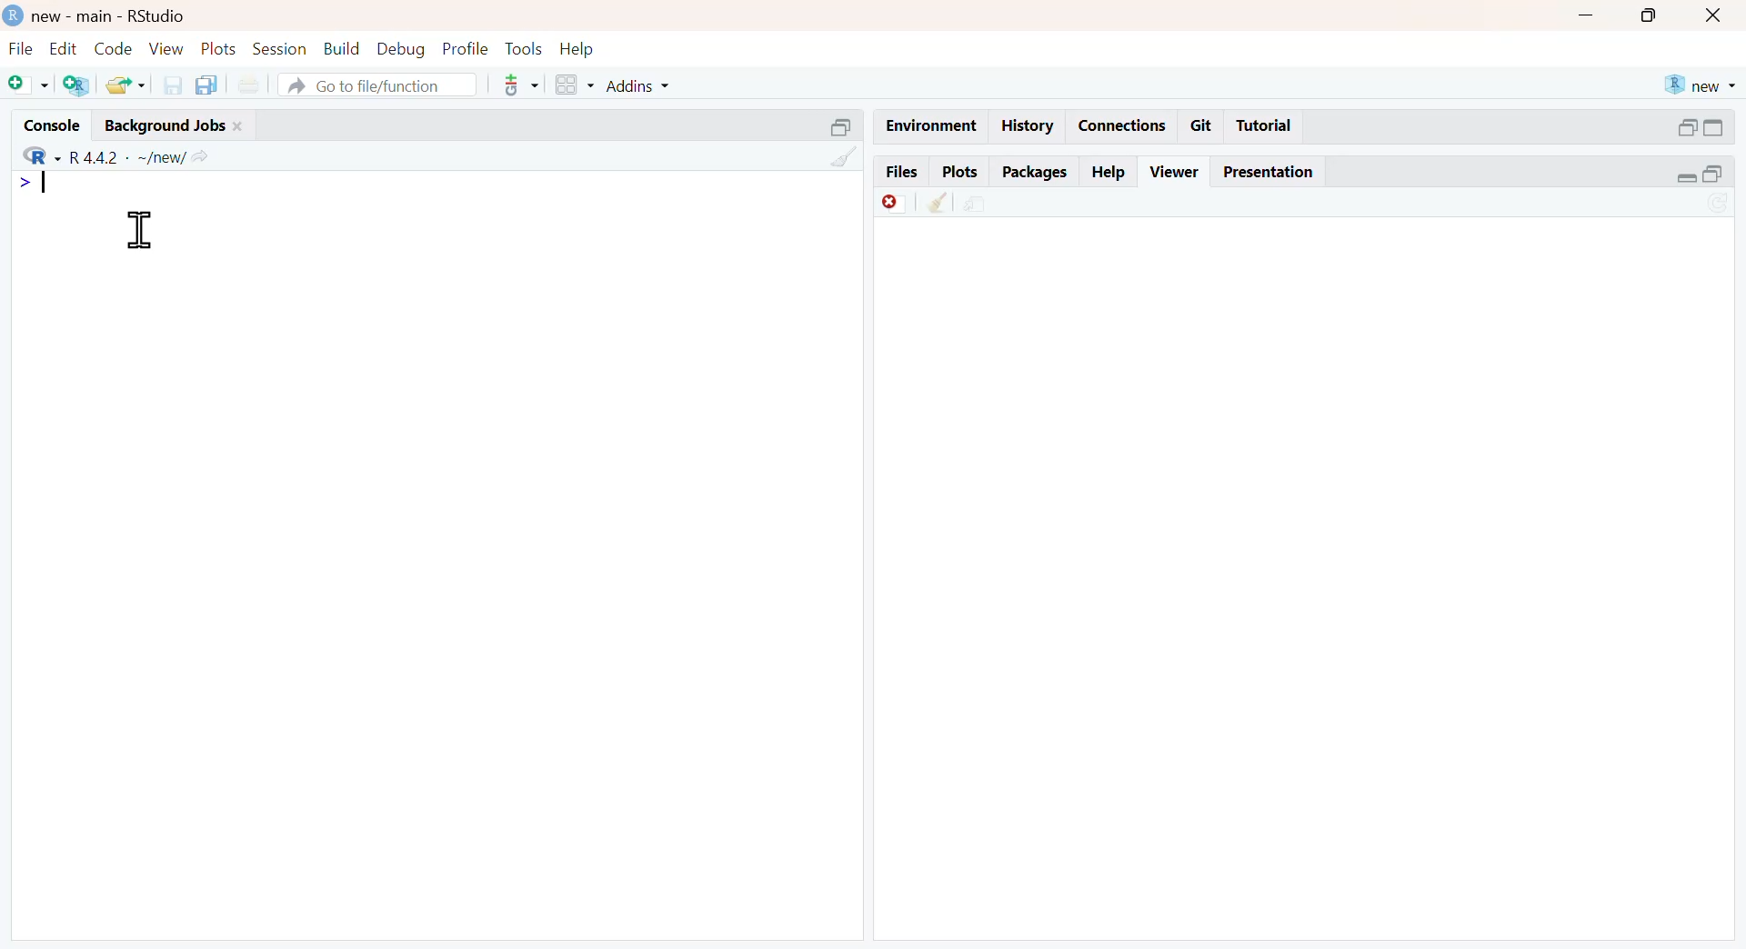 The width and height of the screenshot is (1746, 949). Describe the element at coordinates (63, 47) in the screenshot. I see `edit` at that location.